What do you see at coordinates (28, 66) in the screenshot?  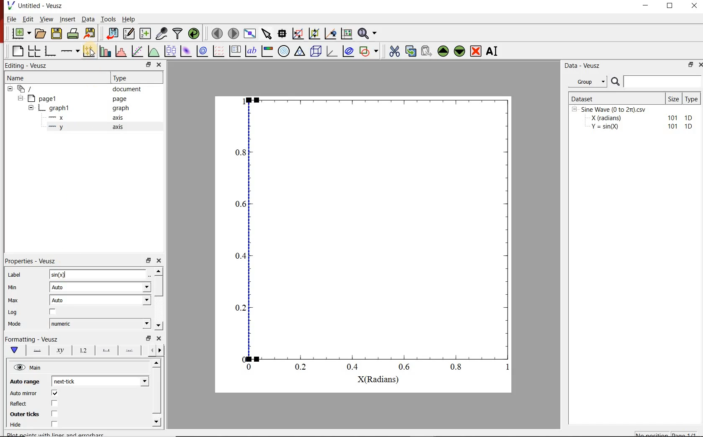 I see `Editing - Veusz` at bounding box center [28, 66].